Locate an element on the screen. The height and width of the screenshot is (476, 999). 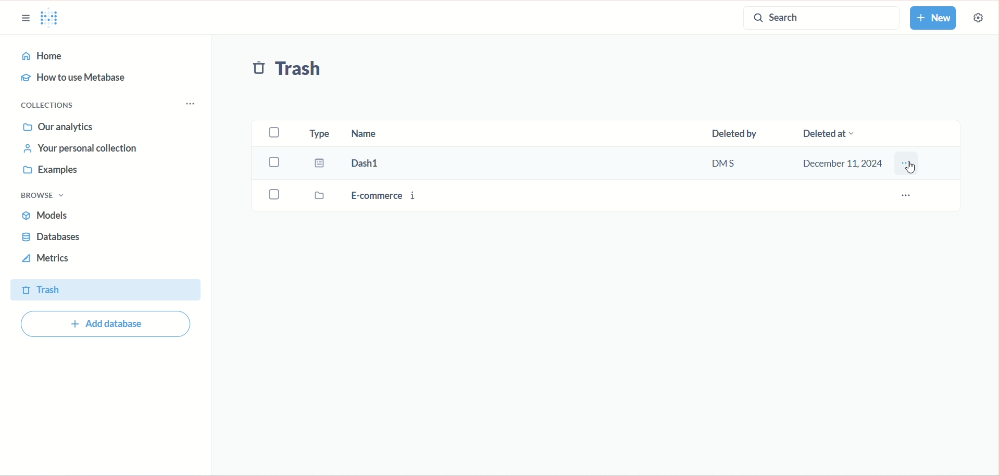
e-commerce i options  is located at coordinates (906, 196).